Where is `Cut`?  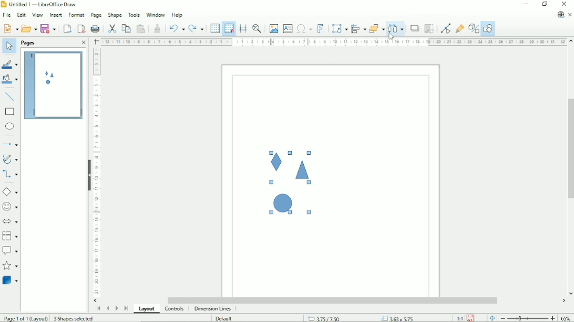 Cut is located at coordinates (111, 28).